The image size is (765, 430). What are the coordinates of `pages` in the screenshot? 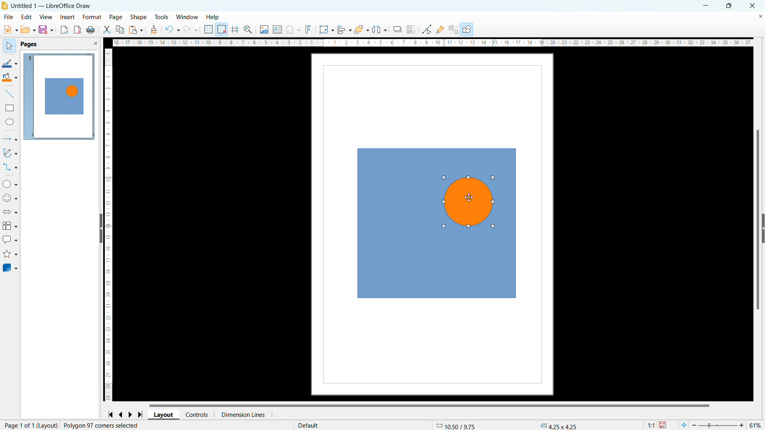 It's located at (29, 44).